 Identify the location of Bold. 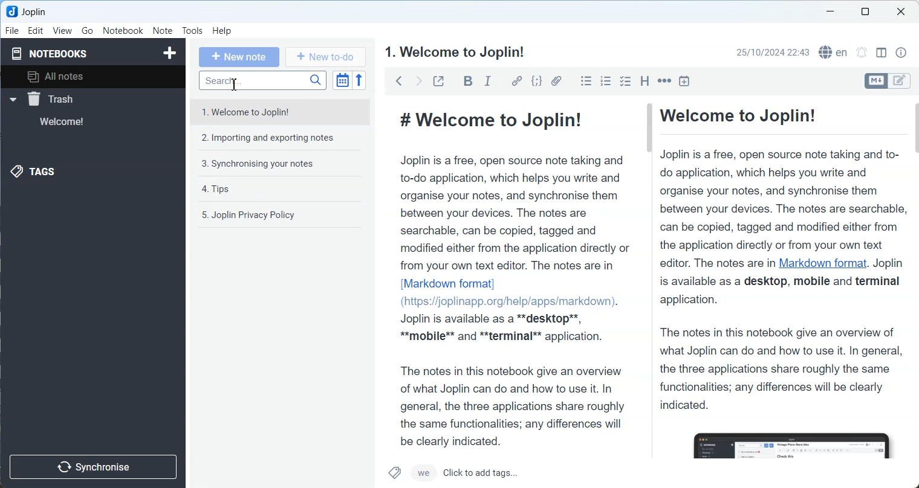
(467, 81).